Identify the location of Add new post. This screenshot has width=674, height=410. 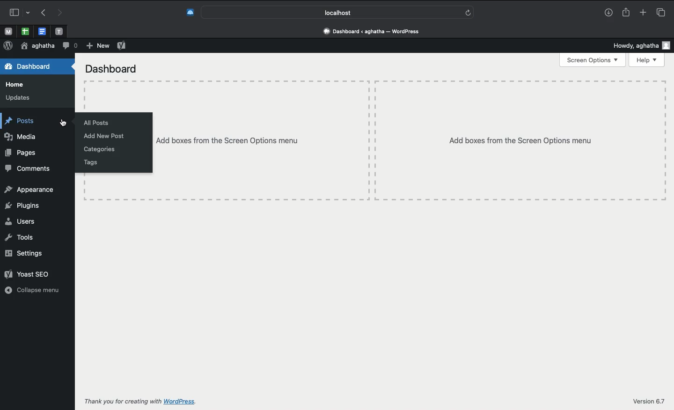
(106, 137).